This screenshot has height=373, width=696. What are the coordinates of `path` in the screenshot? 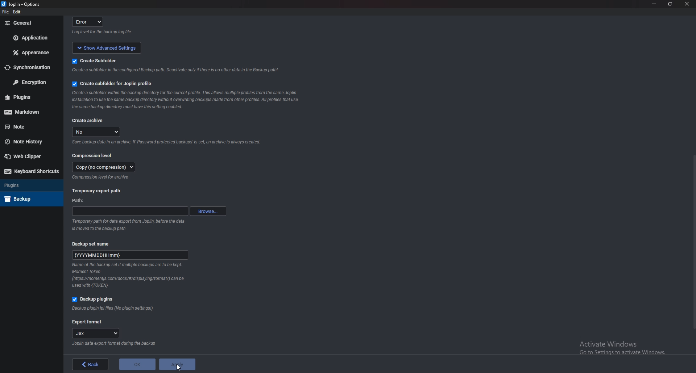 It's located at (80, 201).